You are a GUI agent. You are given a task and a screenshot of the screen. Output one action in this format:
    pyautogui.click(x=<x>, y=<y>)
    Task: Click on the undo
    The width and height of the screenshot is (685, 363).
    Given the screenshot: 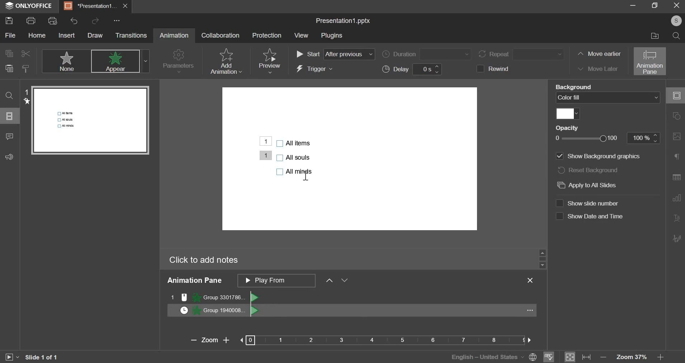 What is the action you would take?
    pyautogui.click(x=74, y=21)
    